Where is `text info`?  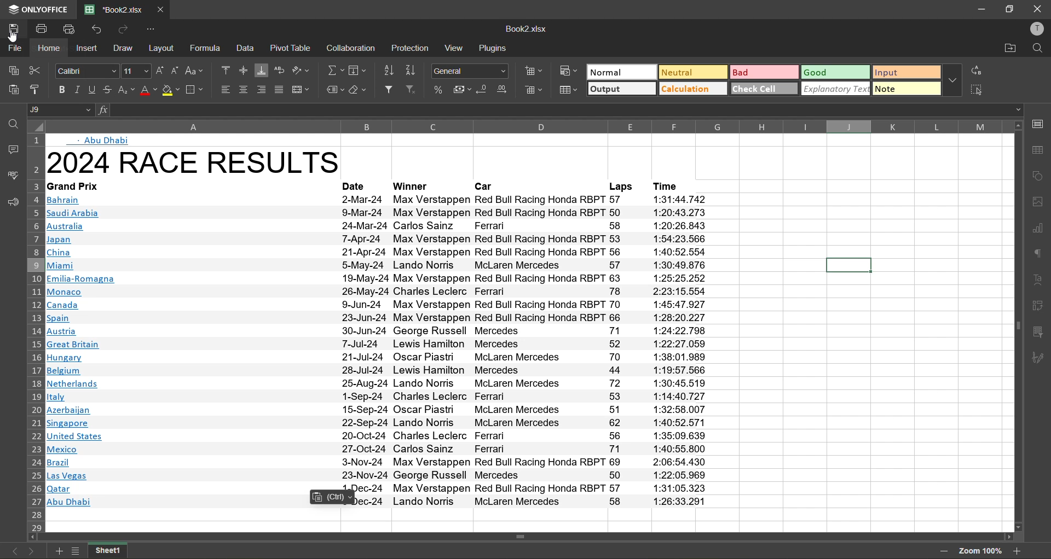
text info is located at coordinates (380, 252).